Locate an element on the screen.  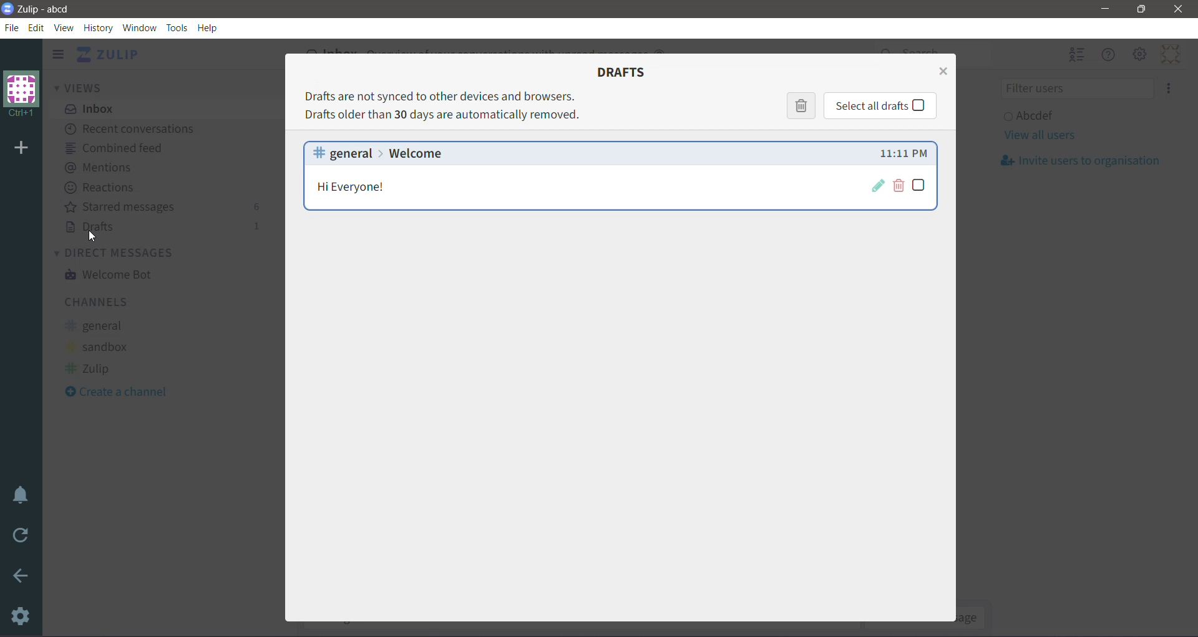
Restore draft is located at coordinates (877, 186).